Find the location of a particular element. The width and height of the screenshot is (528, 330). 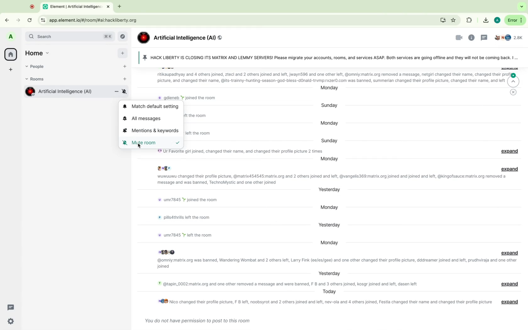

mentions & keywords is located at coordinates (152, 131).